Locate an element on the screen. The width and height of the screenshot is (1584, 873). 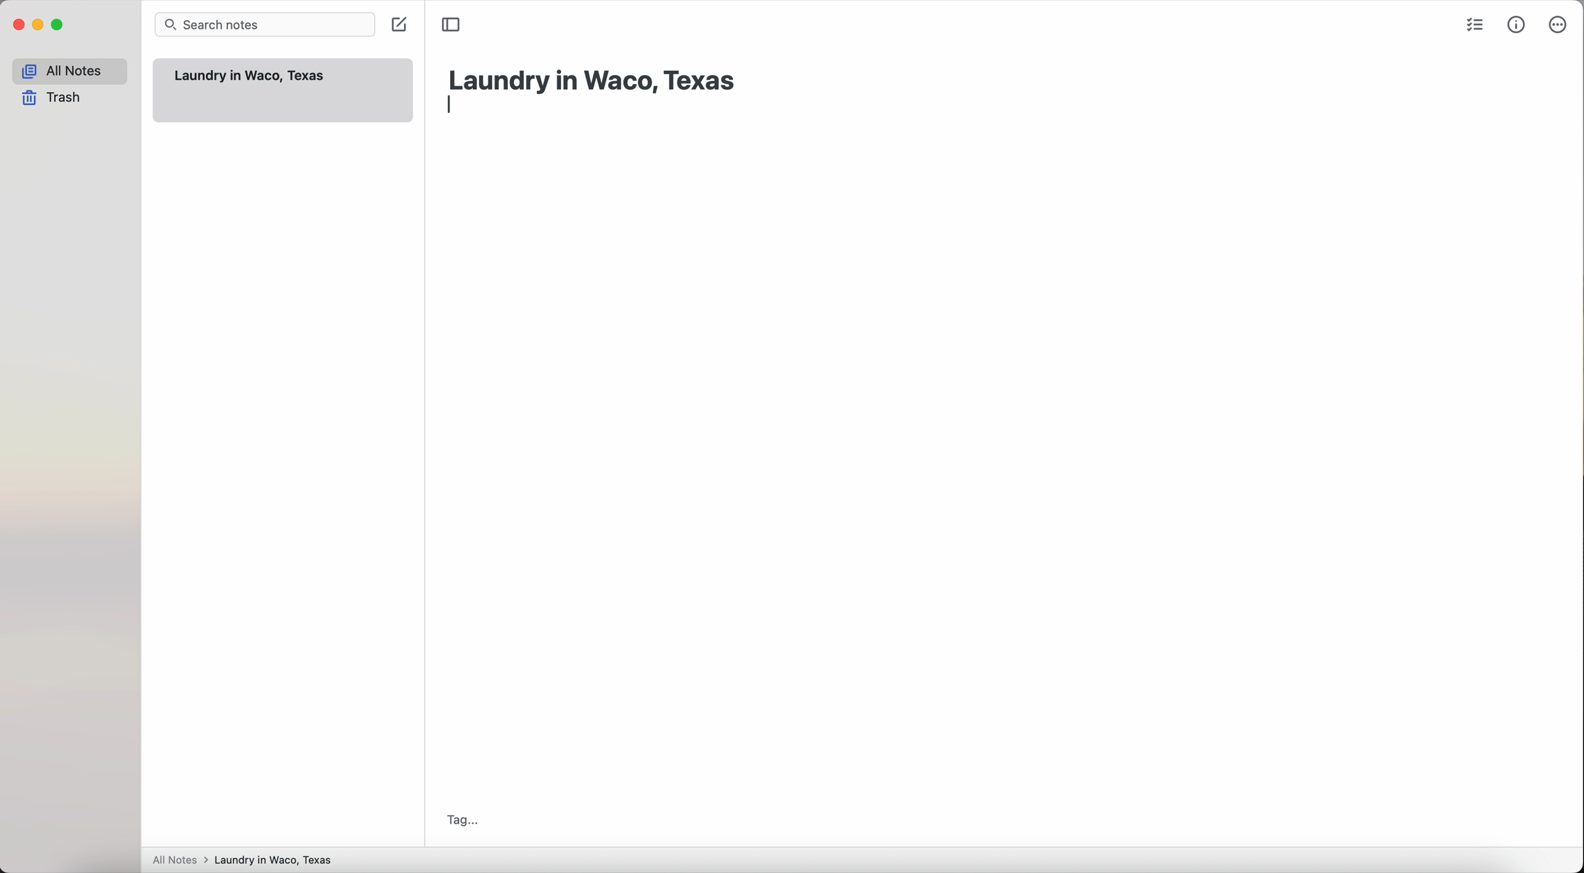
laundry in Waco, Texas is located at coordinates (594, 75).